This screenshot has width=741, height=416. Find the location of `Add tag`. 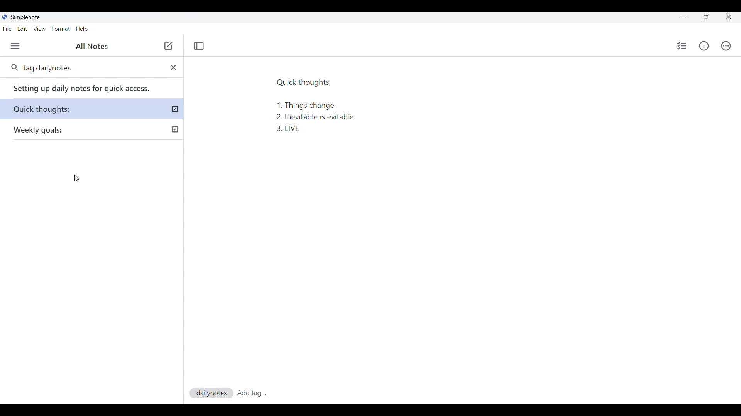

Add tag is located at coordinates (251, 392).